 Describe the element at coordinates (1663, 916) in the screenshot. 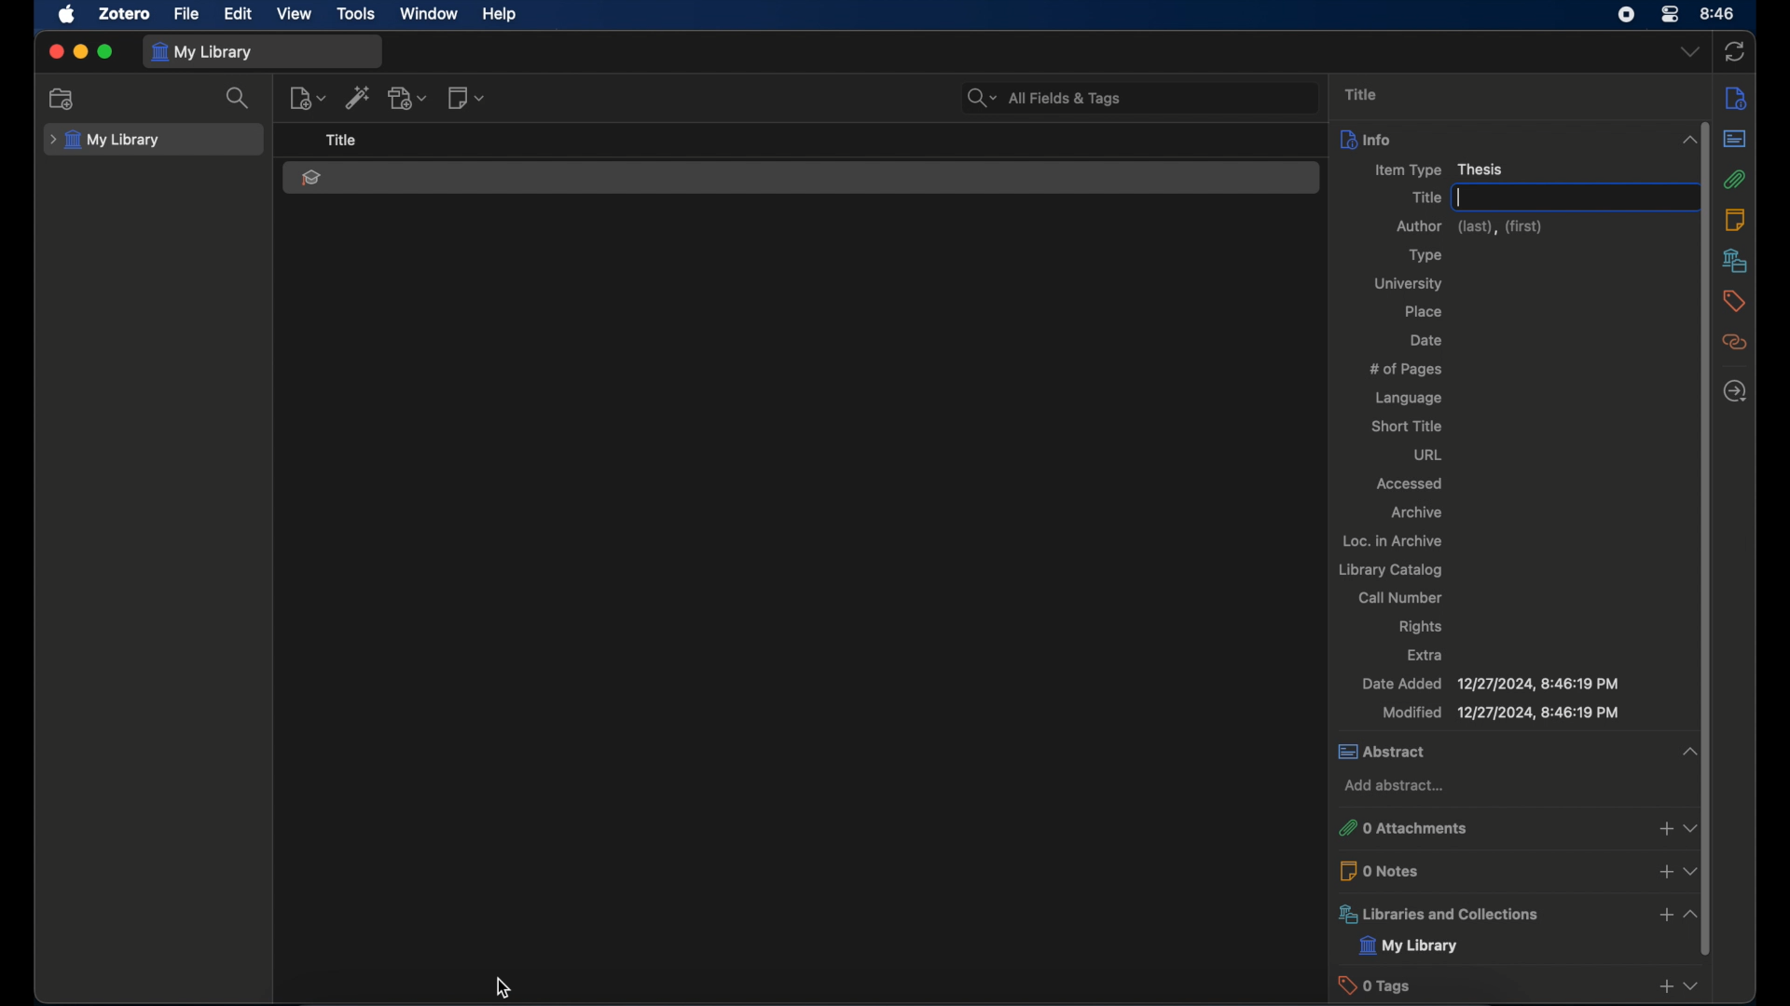

I see `add libraries` at that location.